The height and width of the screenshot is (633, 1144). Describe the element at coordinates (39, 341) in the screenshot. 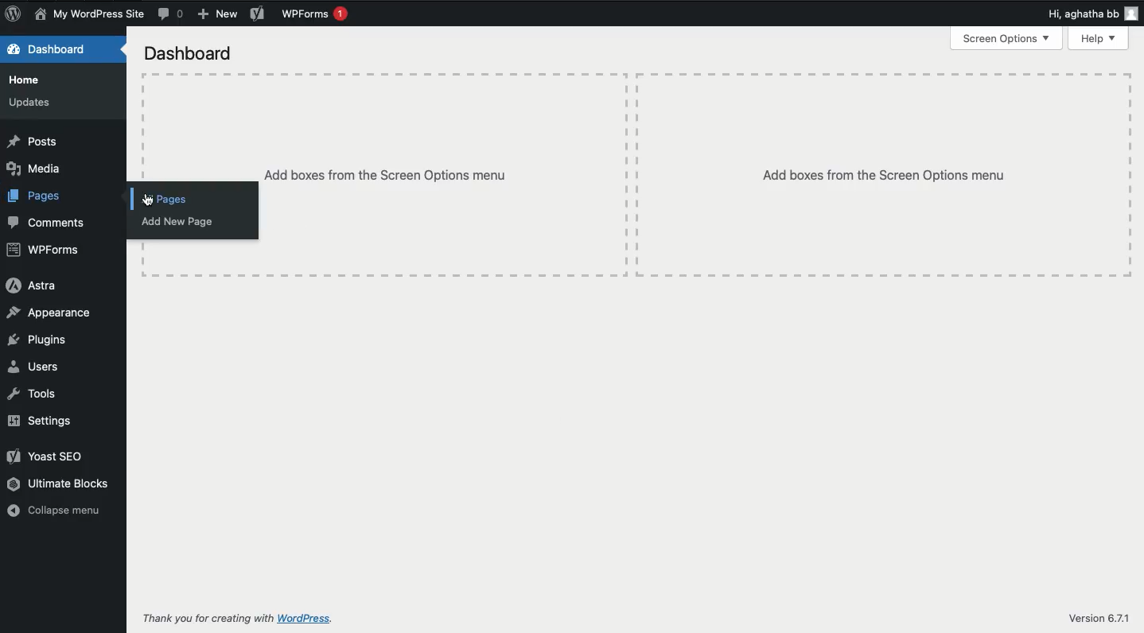

I see `Plugins` at that location.